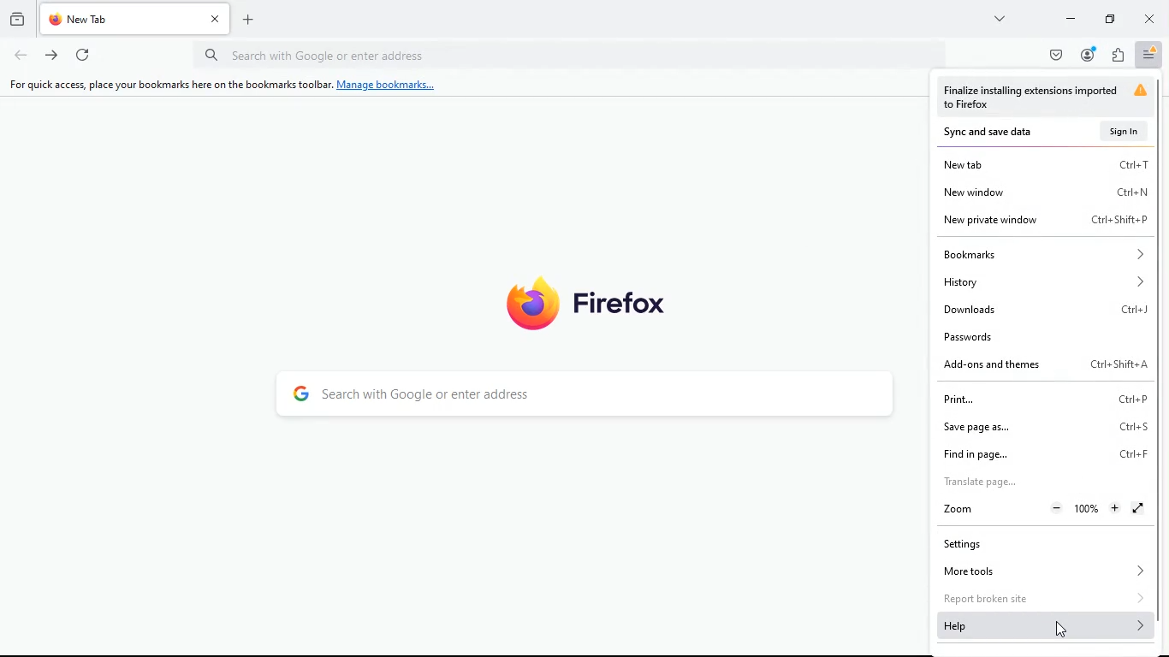  What do you see at coordinates (592, 398) in the screenshot?
I see `search` at bounding box center [592, 398].